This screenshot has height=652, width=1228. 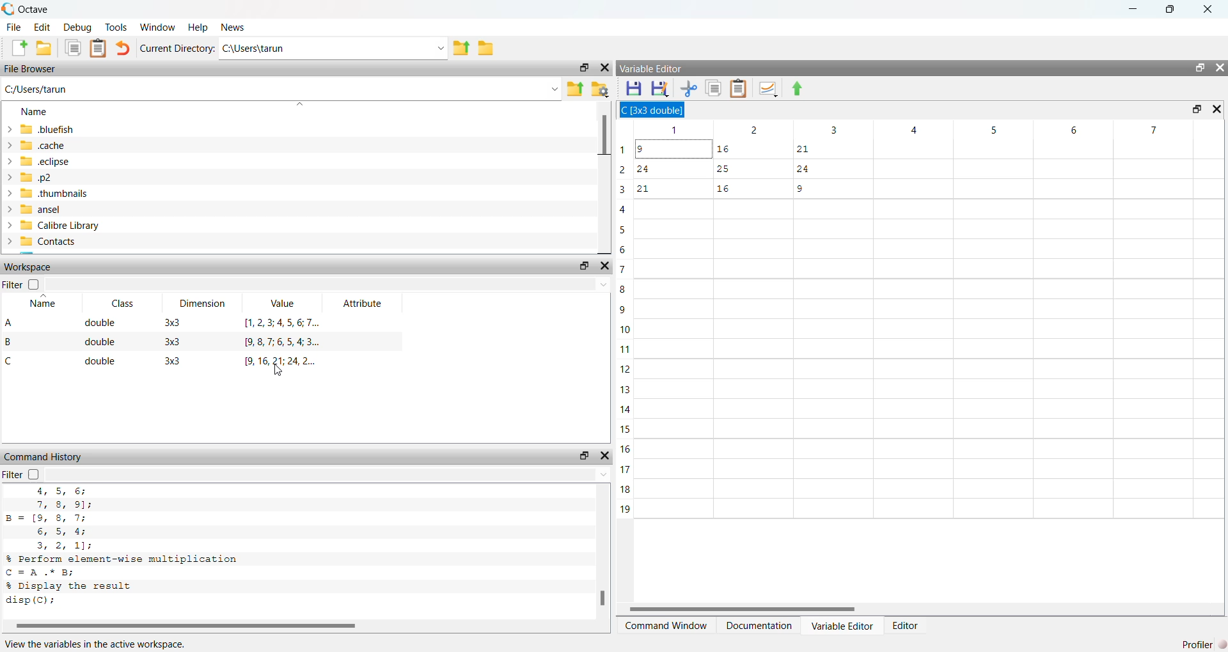 I want to click on undo, so click(x=123, y=49).